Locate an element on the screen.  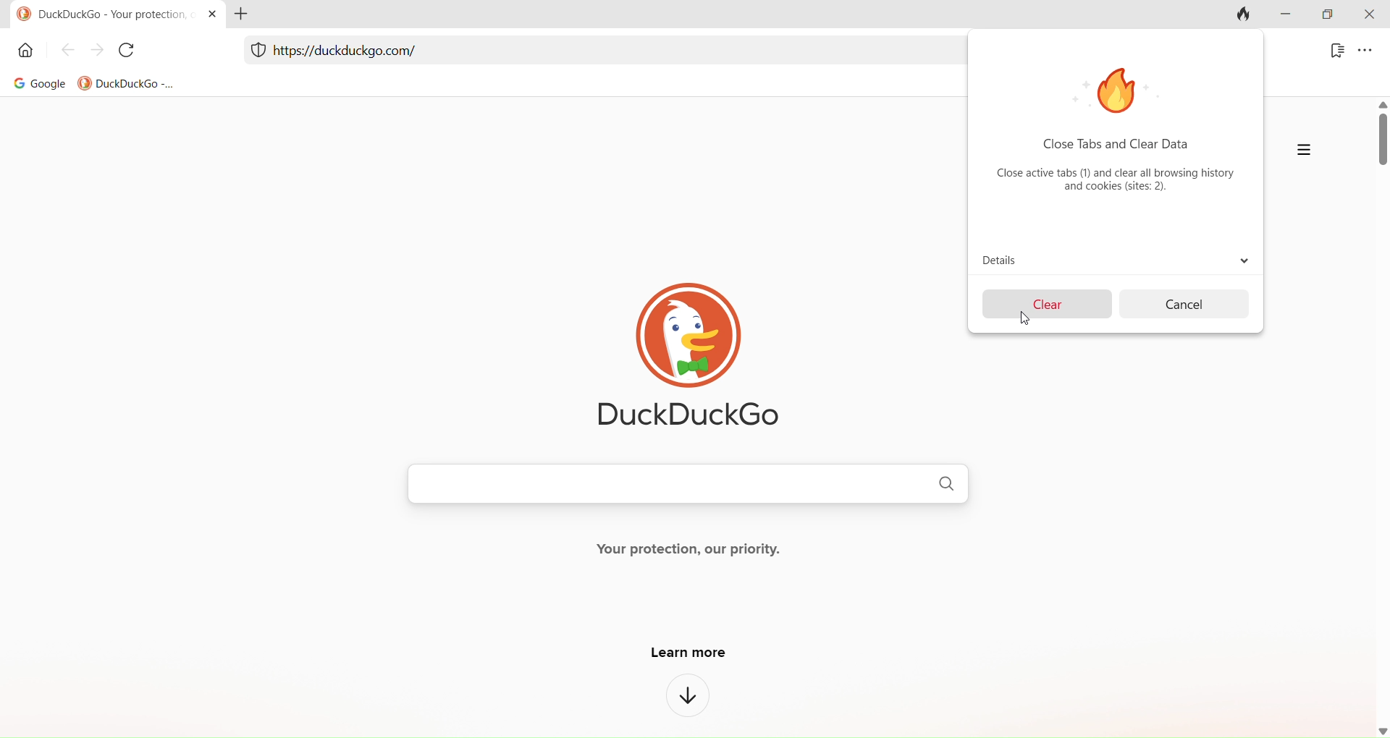
clear is located at coordinates (1045, 302).